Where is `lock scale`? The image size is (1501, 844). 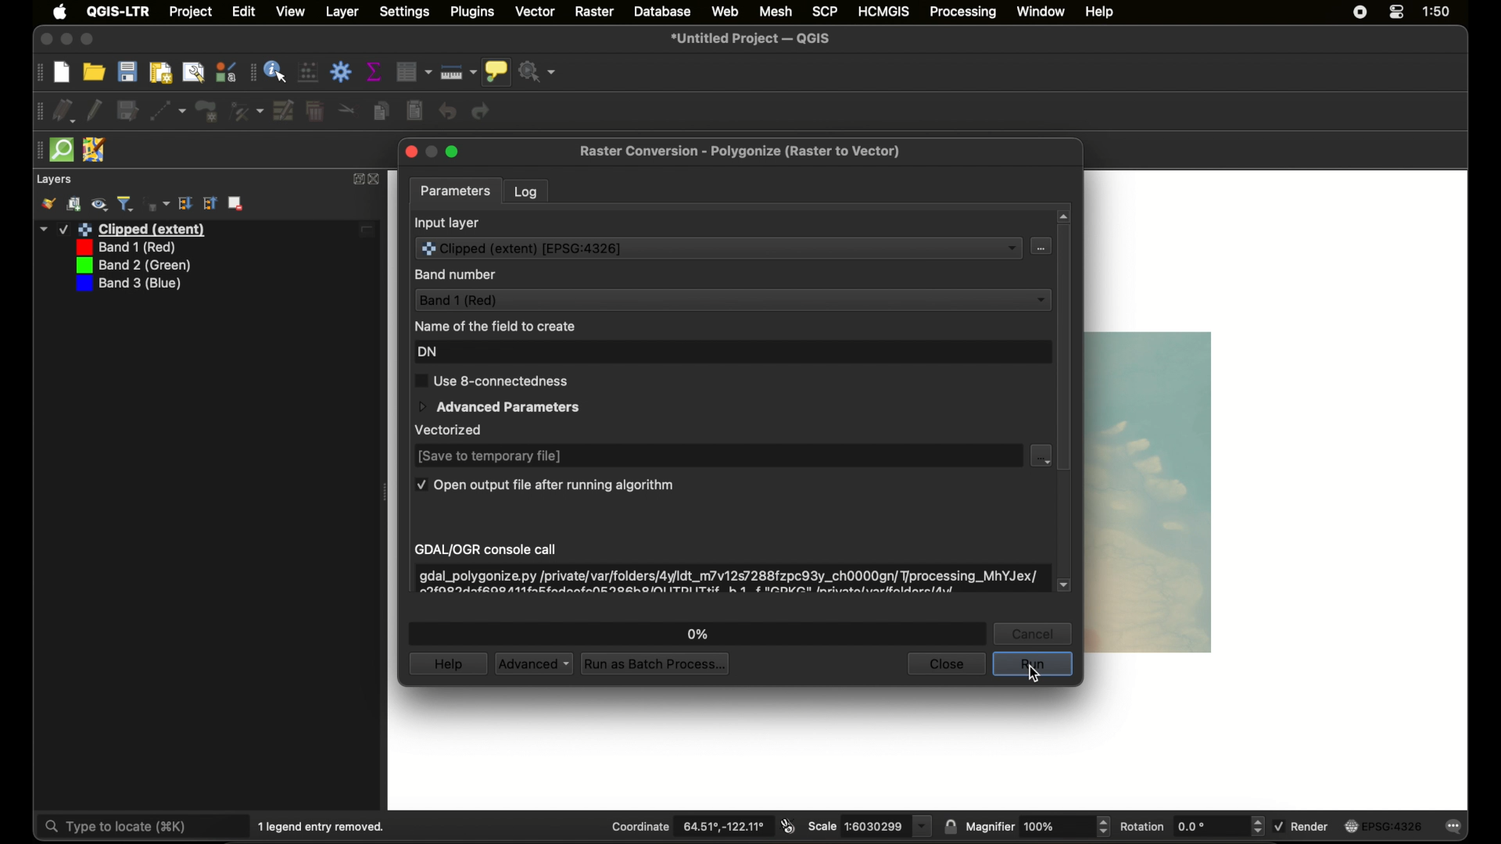 lock scale is located at coordinates (950, 828).